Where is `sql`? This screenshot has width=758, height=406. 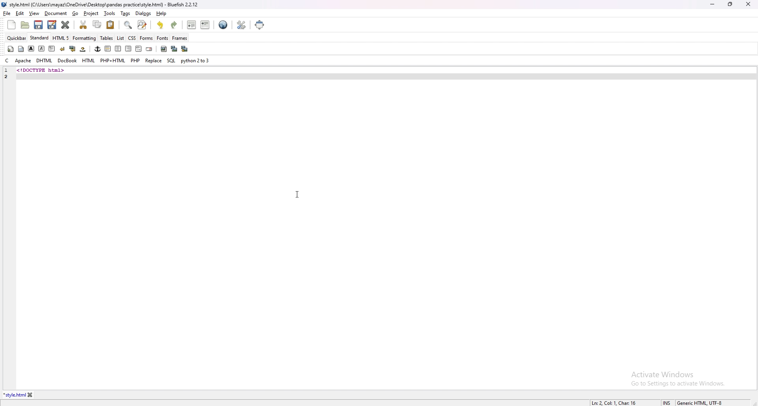 sql is located at coordinates (171, 60).